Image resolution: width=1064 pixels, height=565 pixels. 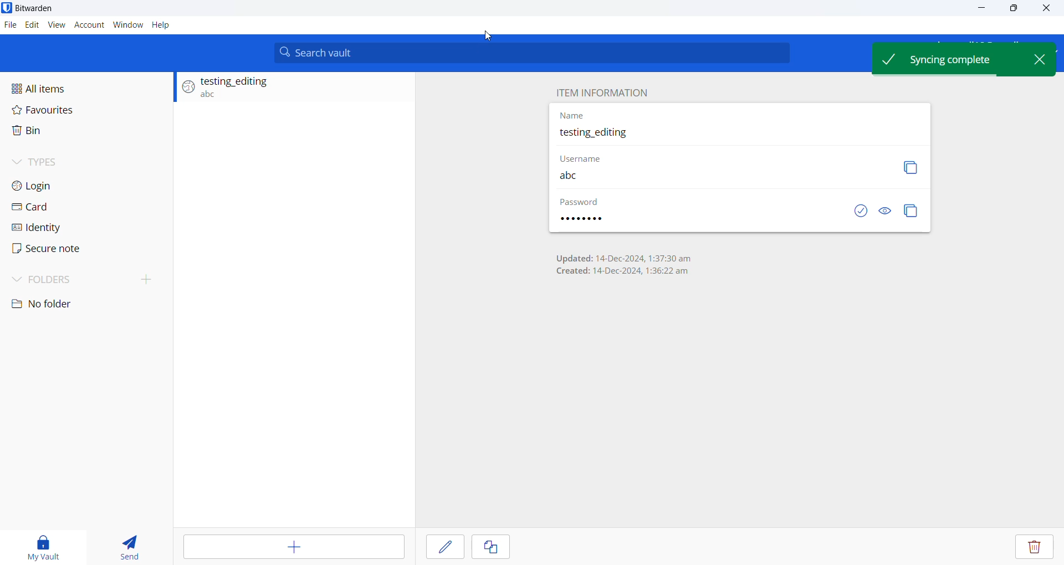 What do you see at coordinates (1050, 10) in the screenshot?
I see `Close` at bounding box center [1050, 10].